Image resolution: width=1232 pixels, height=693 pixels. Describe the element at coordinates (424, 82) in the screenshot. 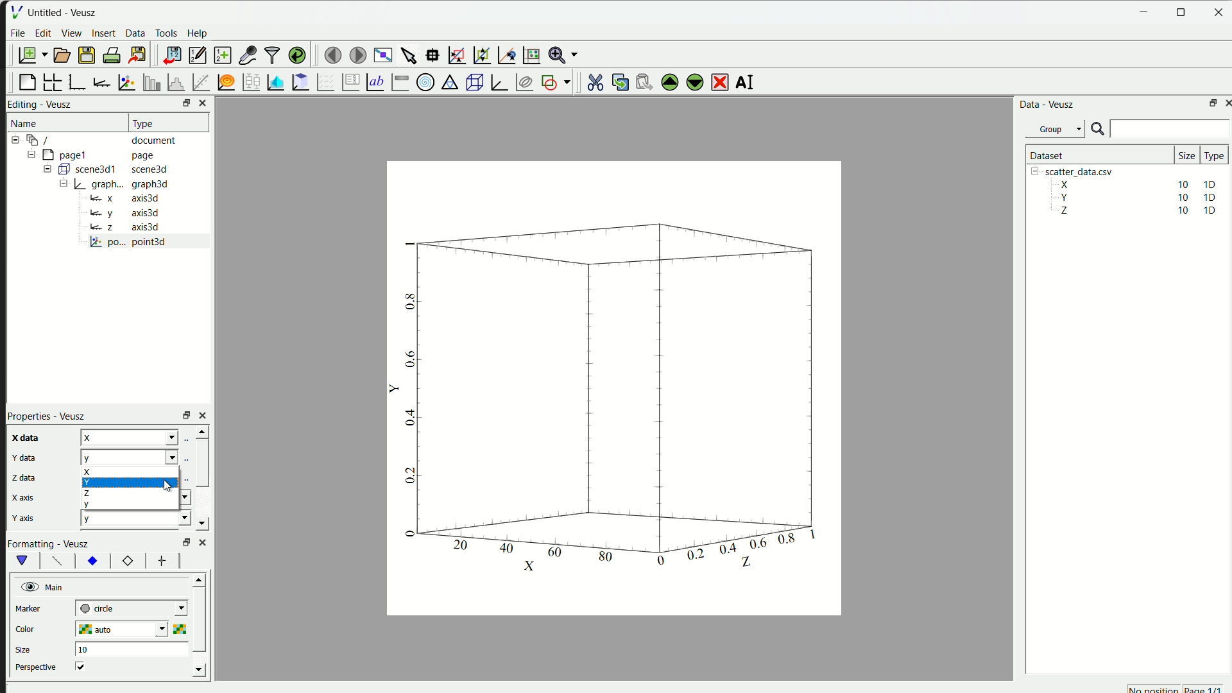

I see `Polar Graph` at that location.